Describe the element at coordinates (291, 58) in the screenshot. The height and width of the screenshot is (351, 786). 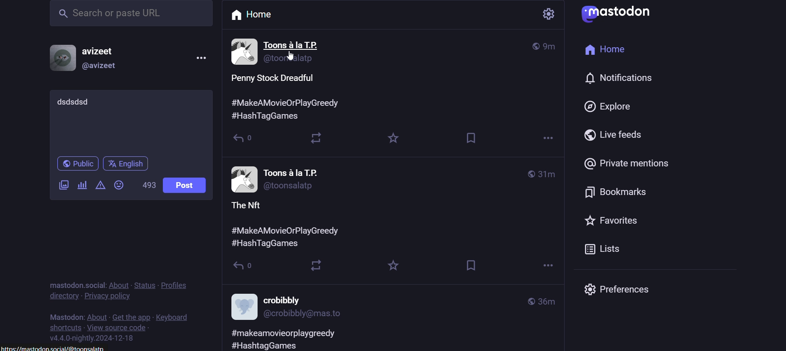
I see `` at that location.